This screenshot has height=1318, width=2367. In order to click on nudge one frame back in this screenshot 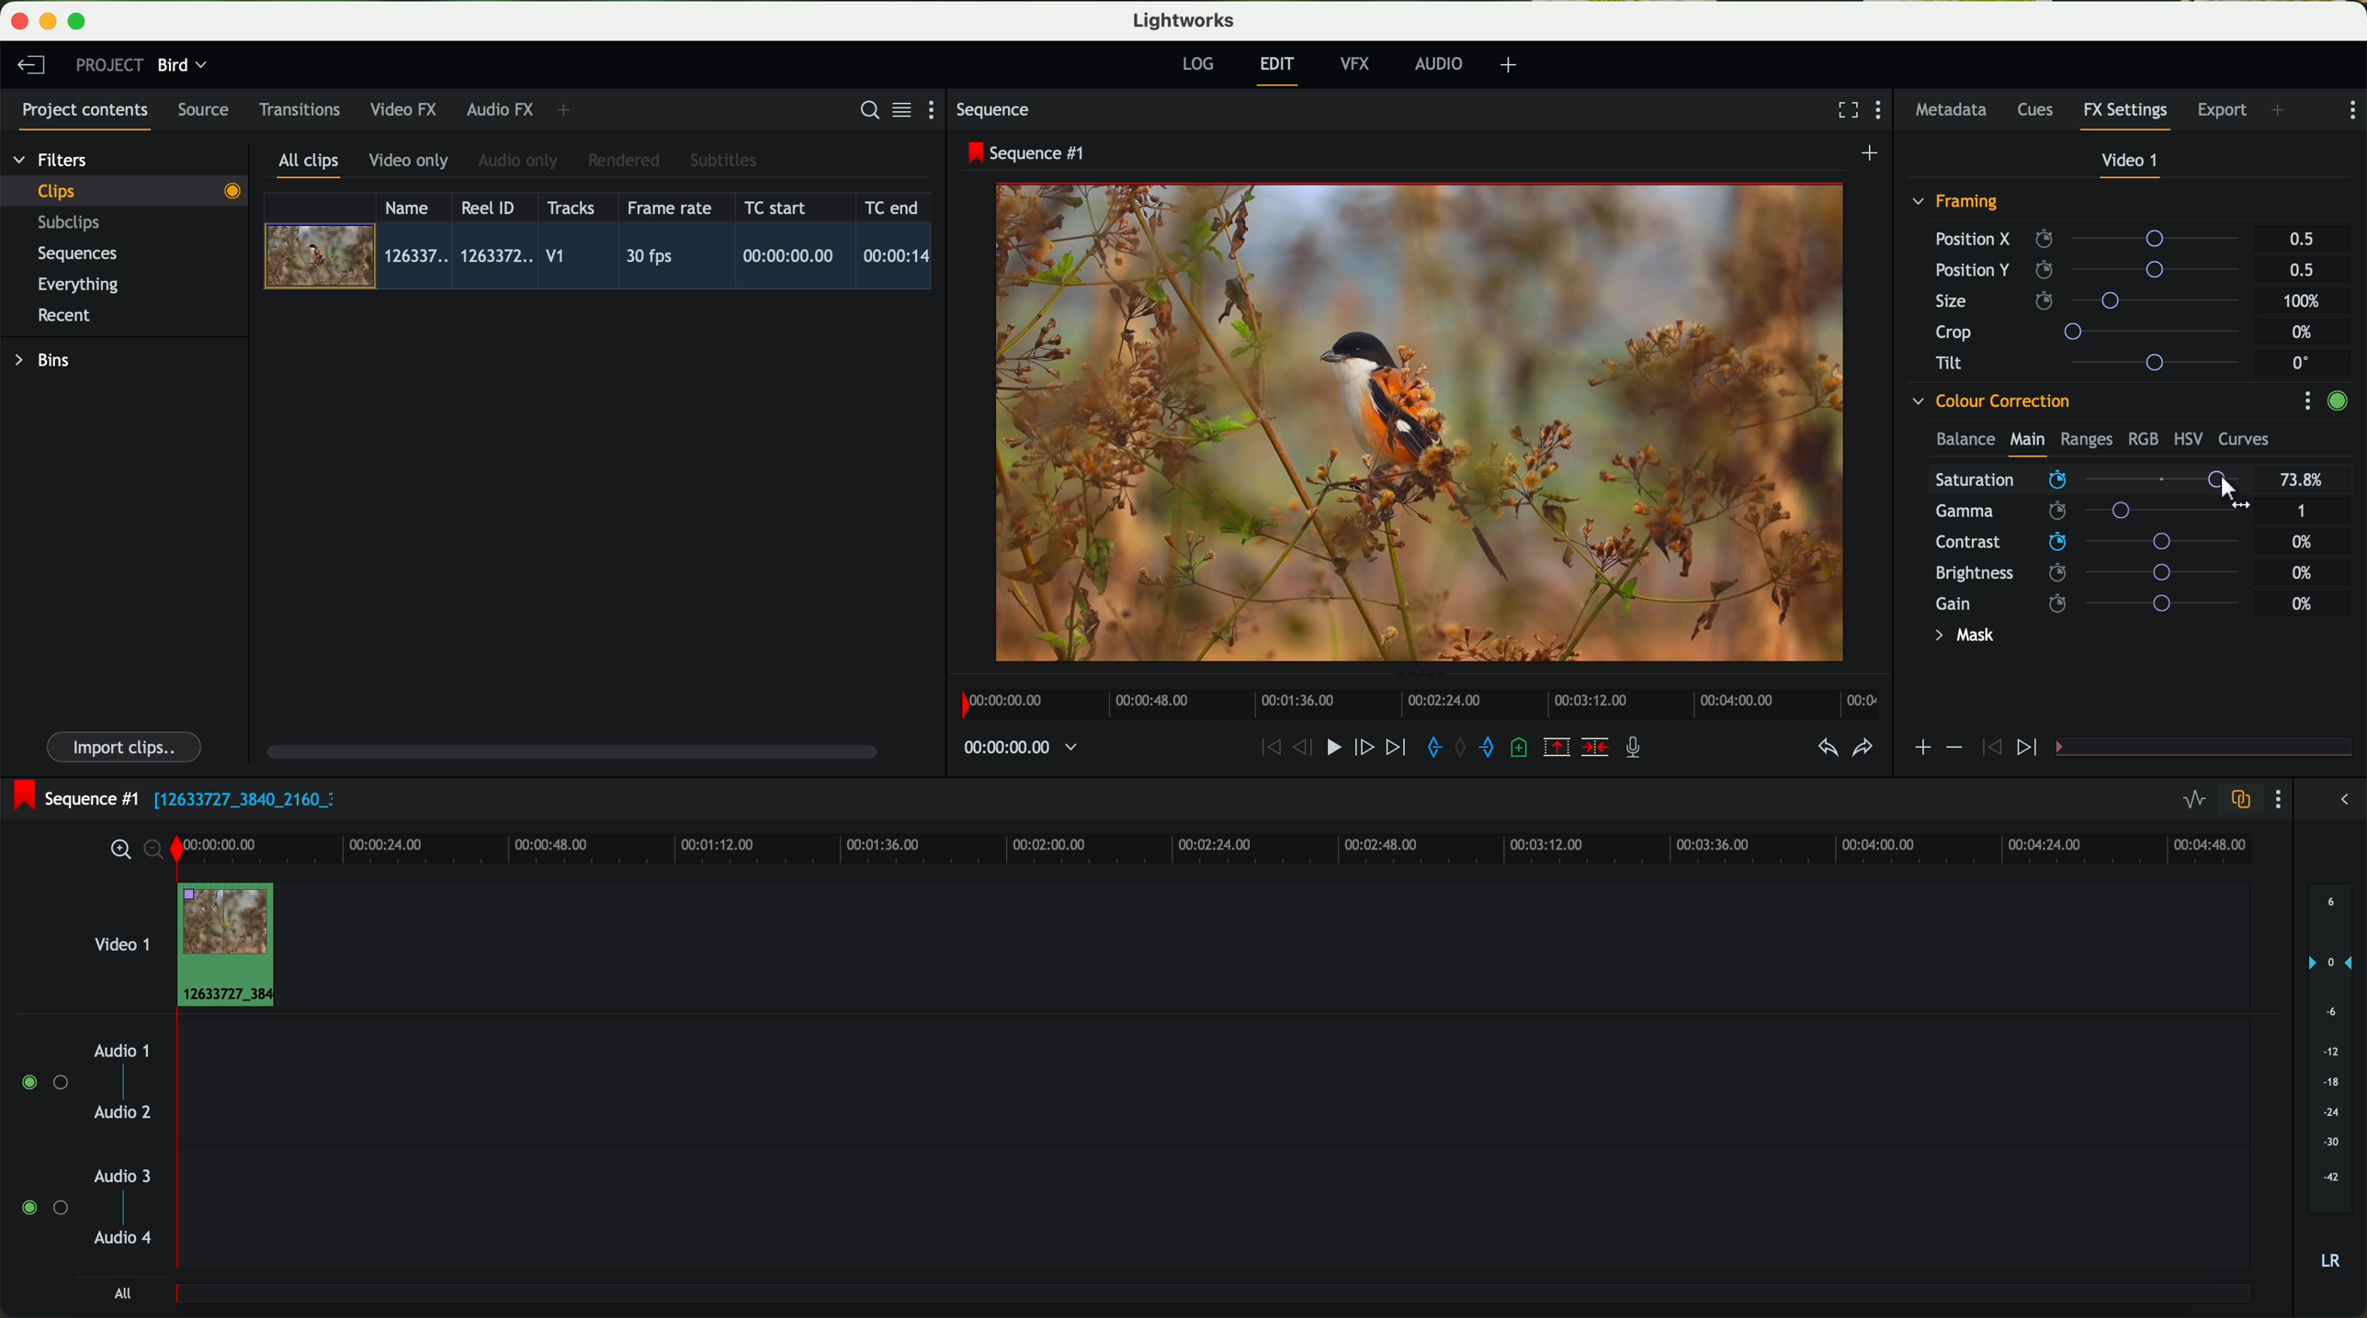, I will do `click(1306, 749)`.